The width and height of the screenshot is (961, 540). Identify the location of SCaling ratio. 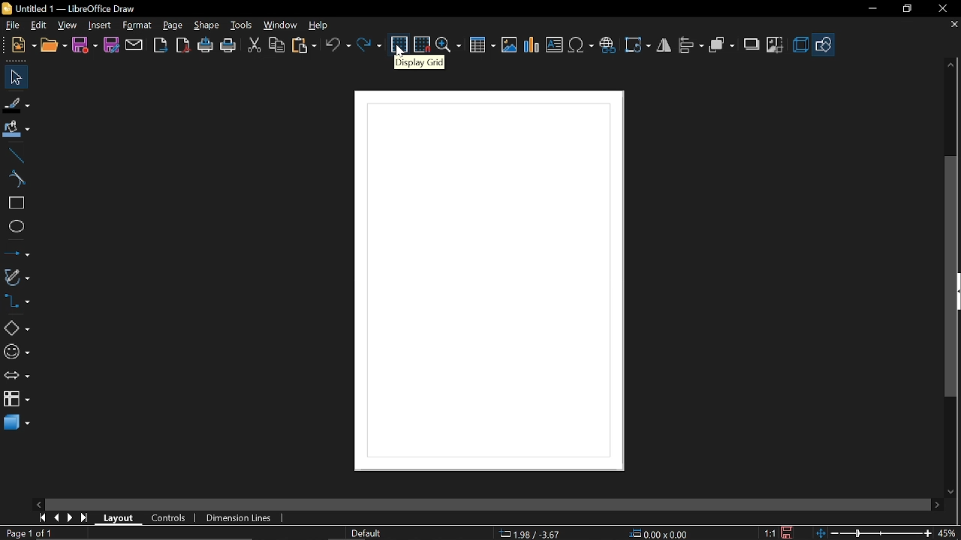
(770, 532).